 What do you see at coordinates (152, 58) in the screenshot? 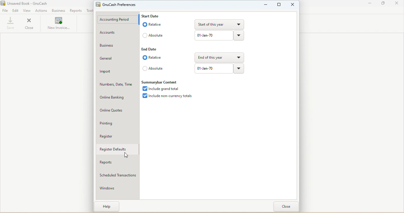
I see `Relative` at bounding box center [152, 58].